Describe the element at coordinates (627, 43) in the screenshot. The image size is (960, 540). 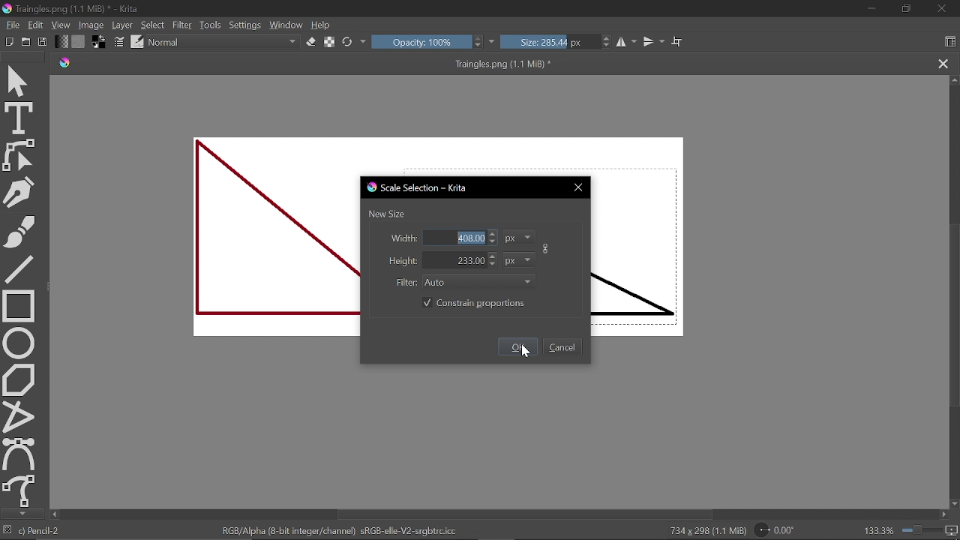
I see `Horizontal mirror tool` at that location.